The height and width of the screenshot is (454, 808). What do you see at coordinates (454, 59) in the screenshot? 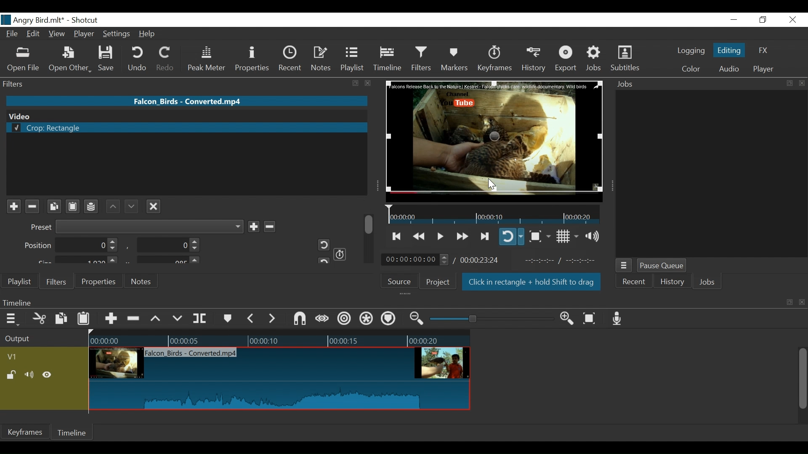
I see `Markers` at bounding box center [454, 59].